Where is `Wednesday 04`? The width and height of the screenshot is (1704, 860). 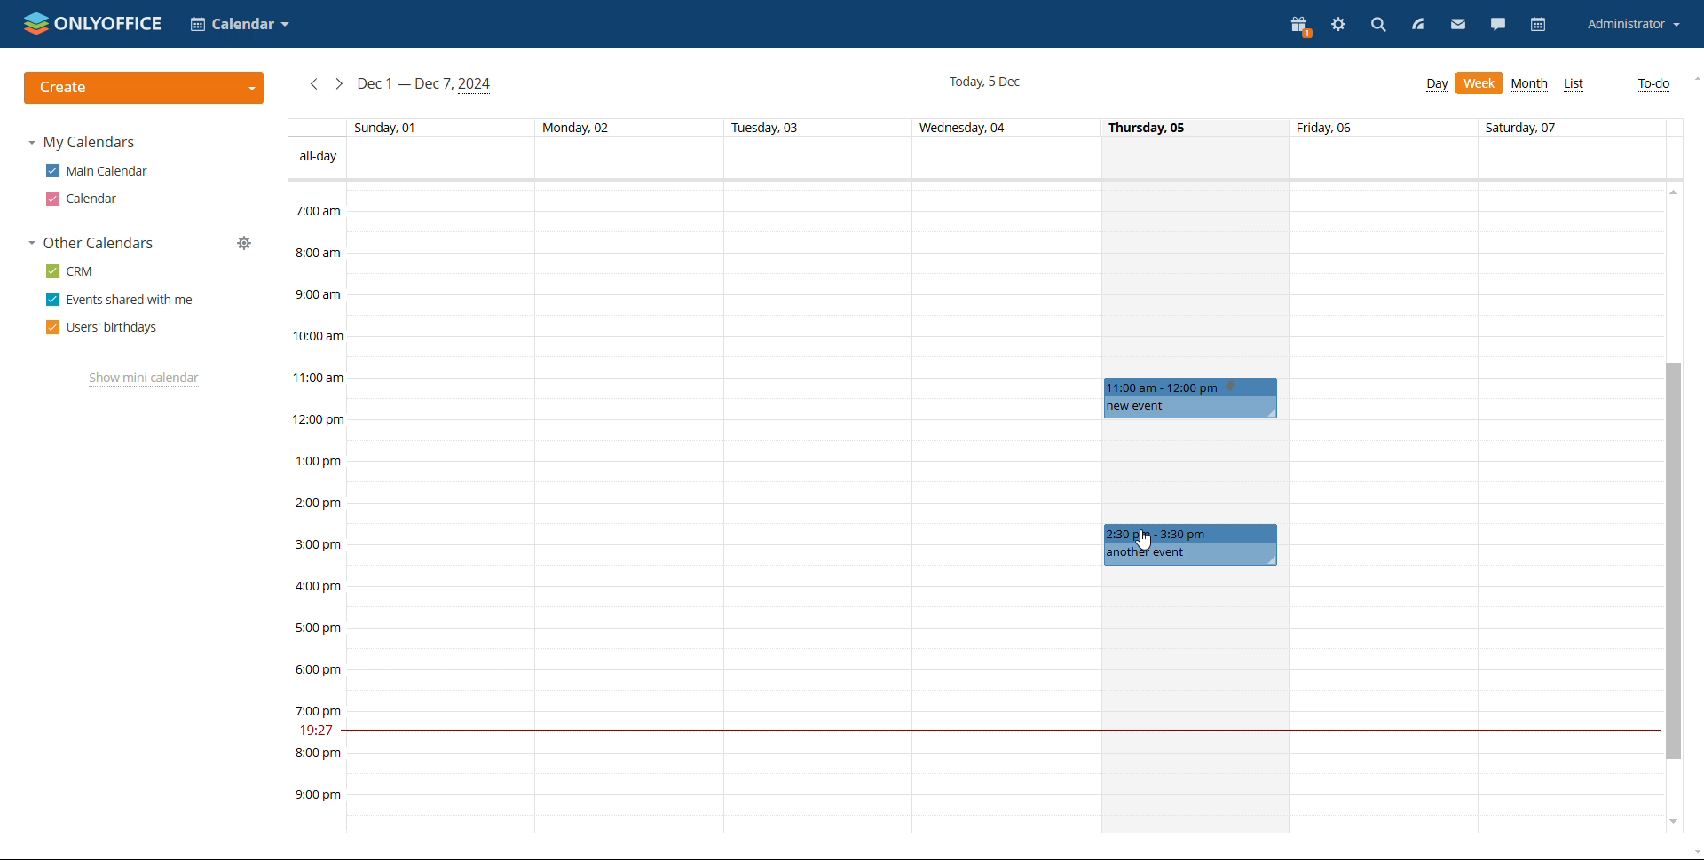 Wednesday 04 is located at coordinates (969, 127).